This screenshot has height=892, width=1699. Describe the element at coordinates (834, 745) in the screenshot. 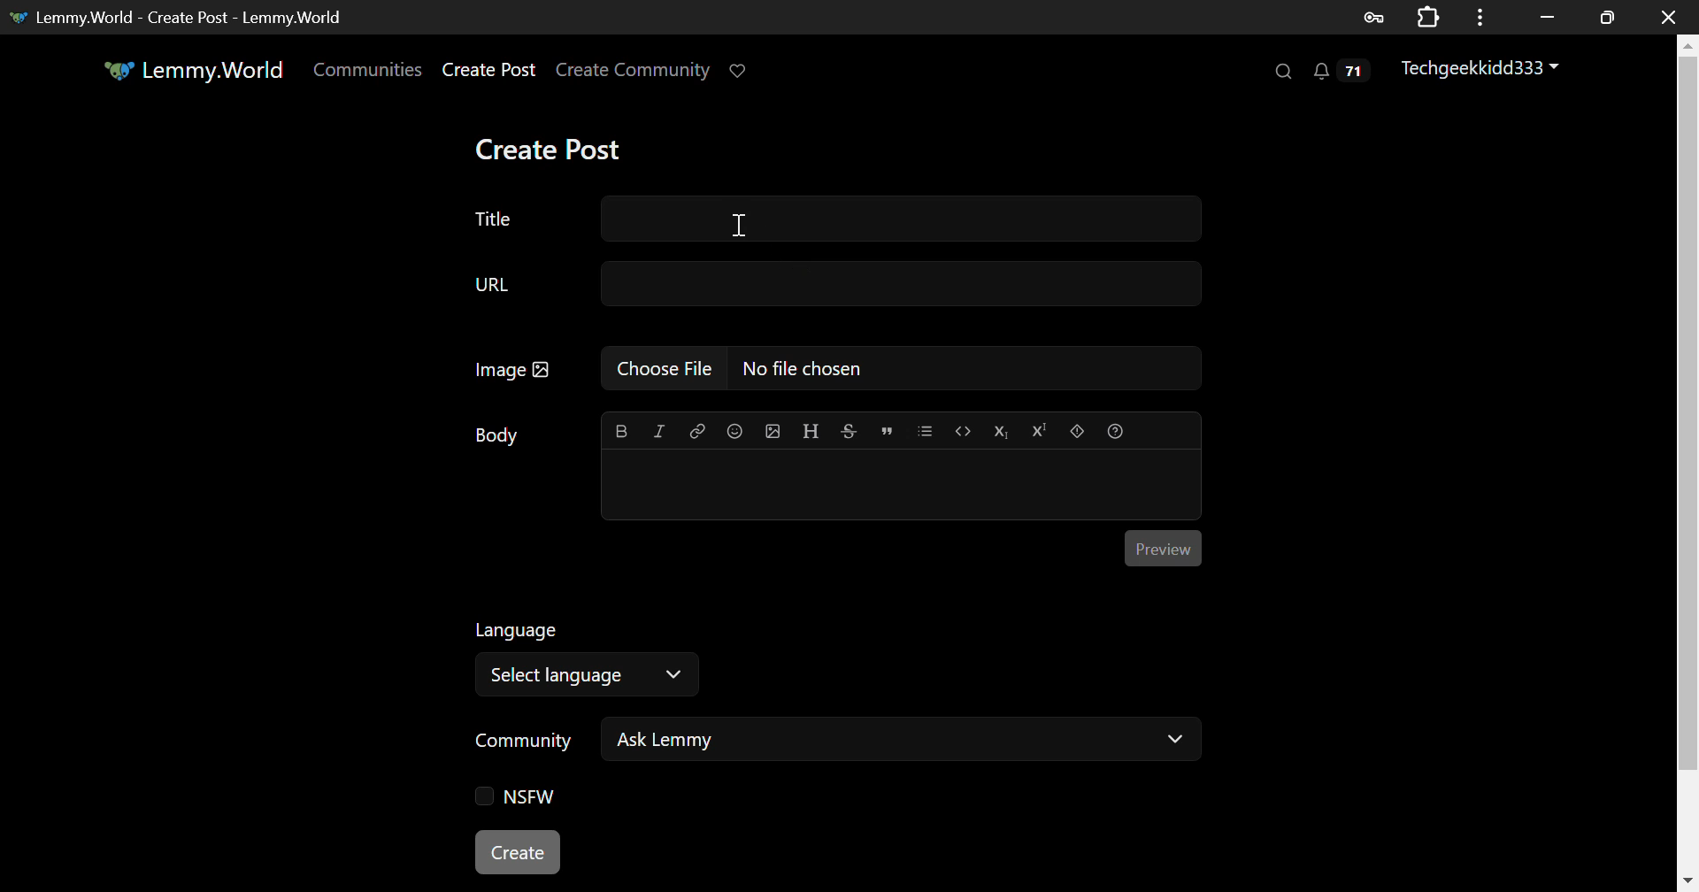

I see `Community: ask Lemmy` at that location.